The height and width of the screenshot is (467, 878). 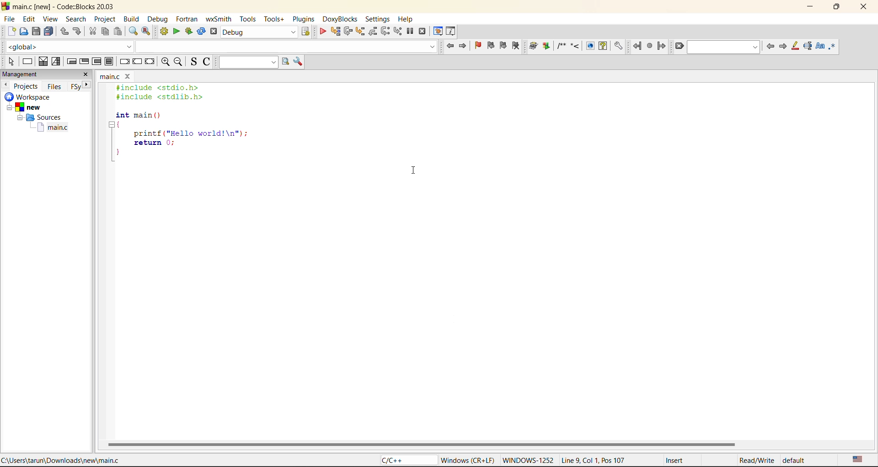 What do you see at coordinates (503, 45) in the screenshot?
I see `next bookmark` at bounding box center [503, 45].